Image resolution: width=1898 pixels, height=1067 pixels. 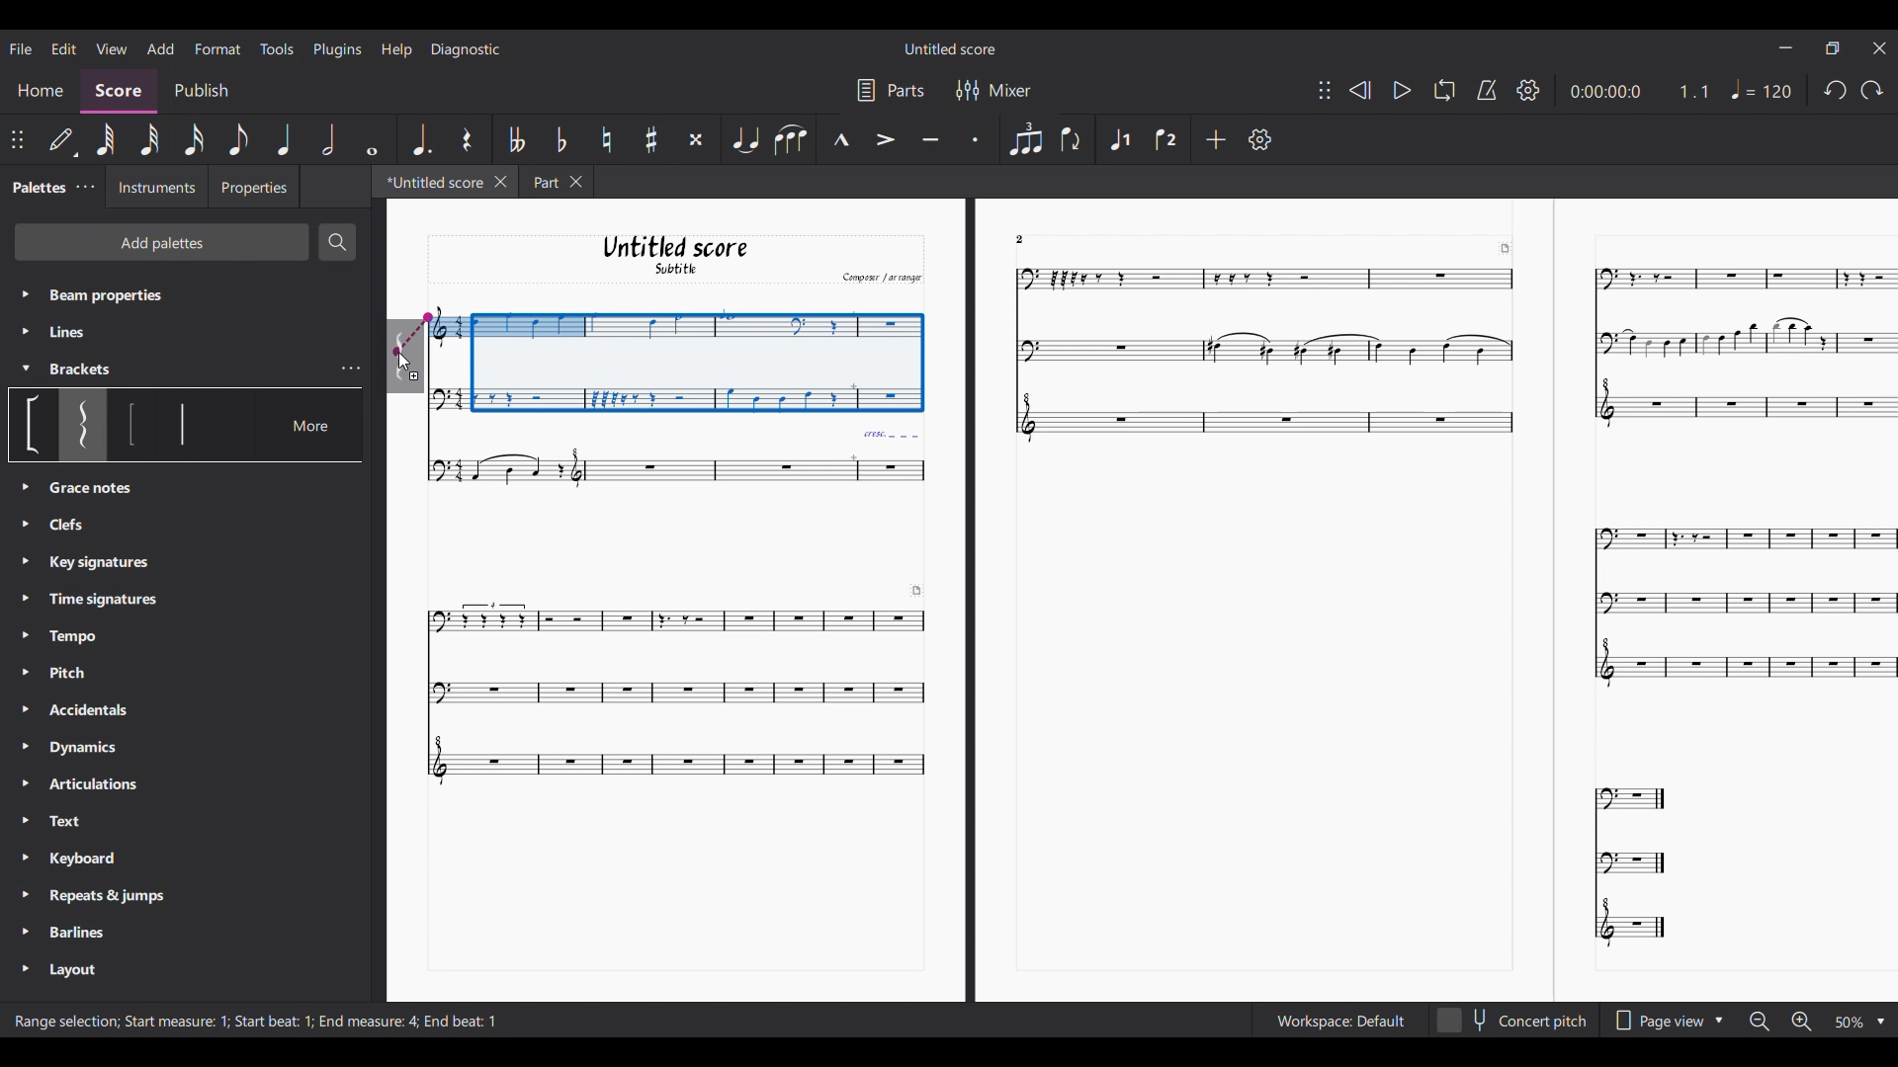 What do you see at coordinates (1743, 666) in the screenshot?
I see `` at bounding box center [1743, 666].